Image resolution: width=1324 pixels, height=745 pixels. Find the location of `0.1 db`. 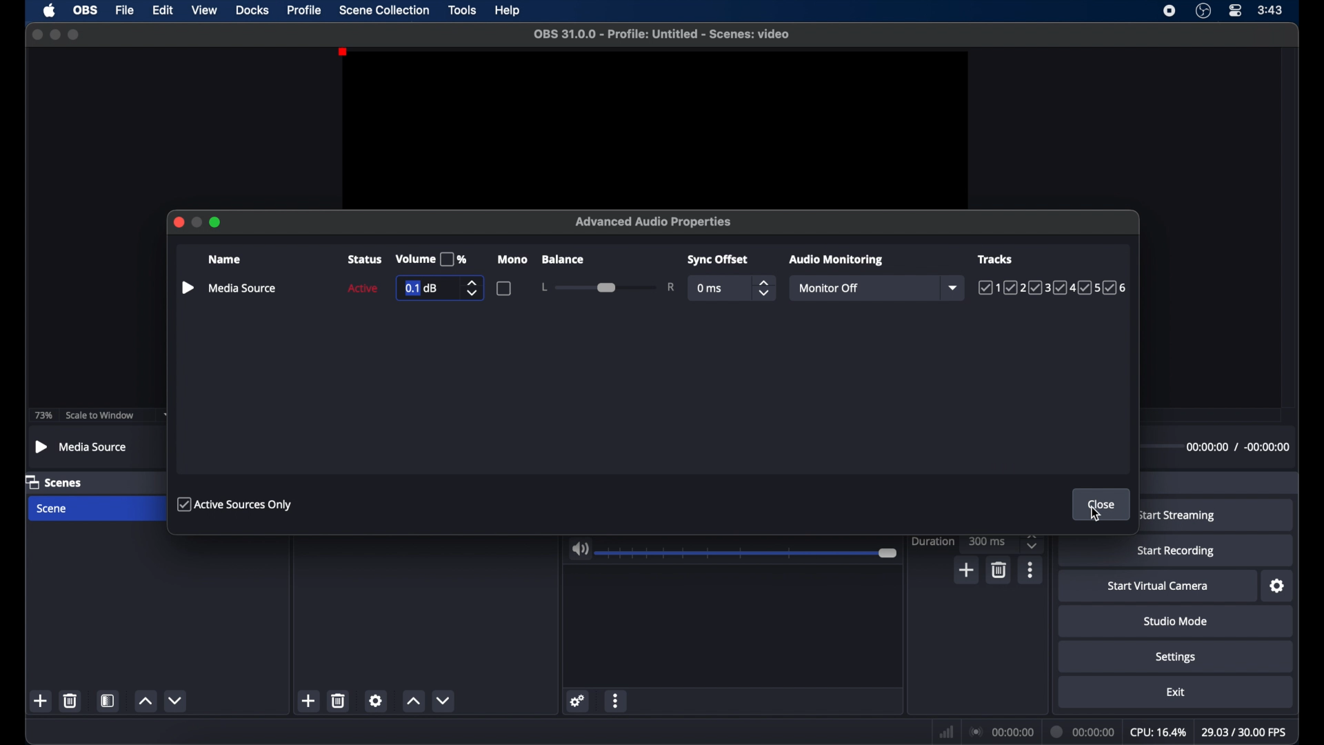

0.1 db is located at coordinates (421, 288).